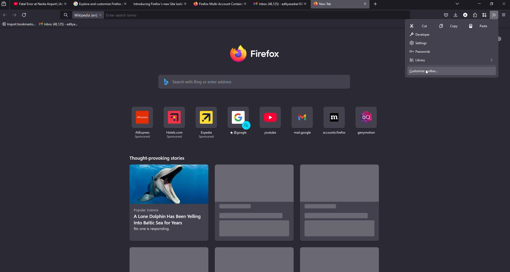  What do you see at coordinates (425, 71) in the screenshot?
I see `customize toolbar` at bounding box center [425, 71].